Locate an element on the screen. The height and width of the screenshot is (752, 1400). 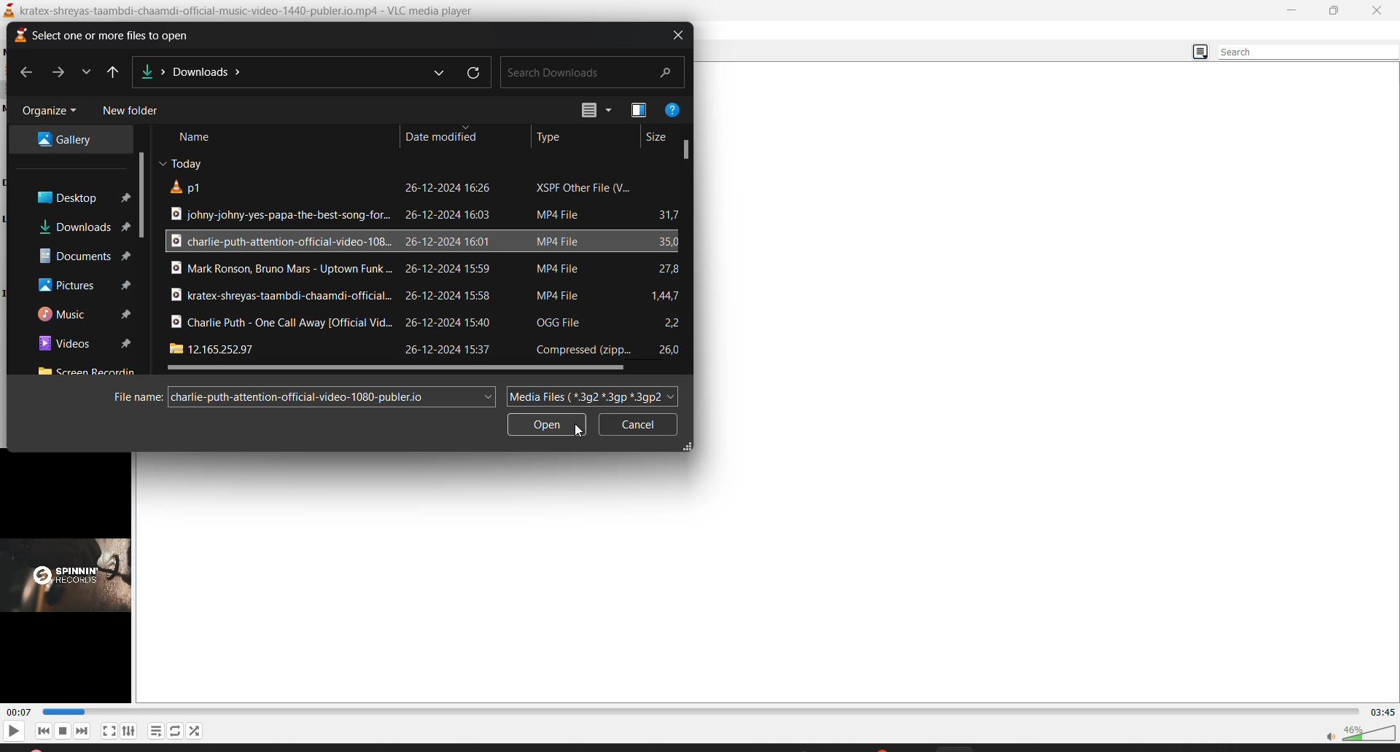
previous is located at coordinates (24, 71).